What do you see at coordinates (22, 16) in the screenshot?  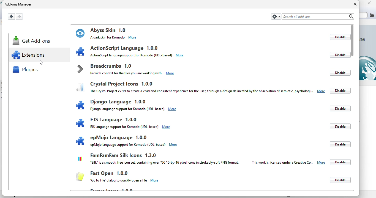 I see `next` at bounding box center [22, 16].